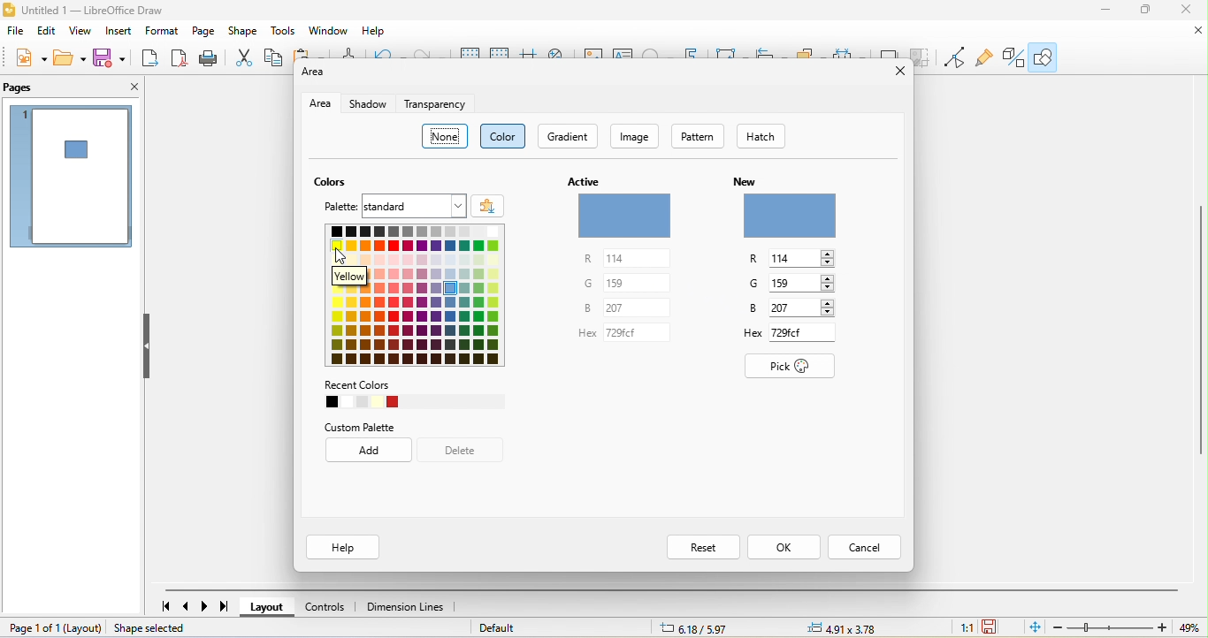  I want to click on minimize, so click(1105, 11).